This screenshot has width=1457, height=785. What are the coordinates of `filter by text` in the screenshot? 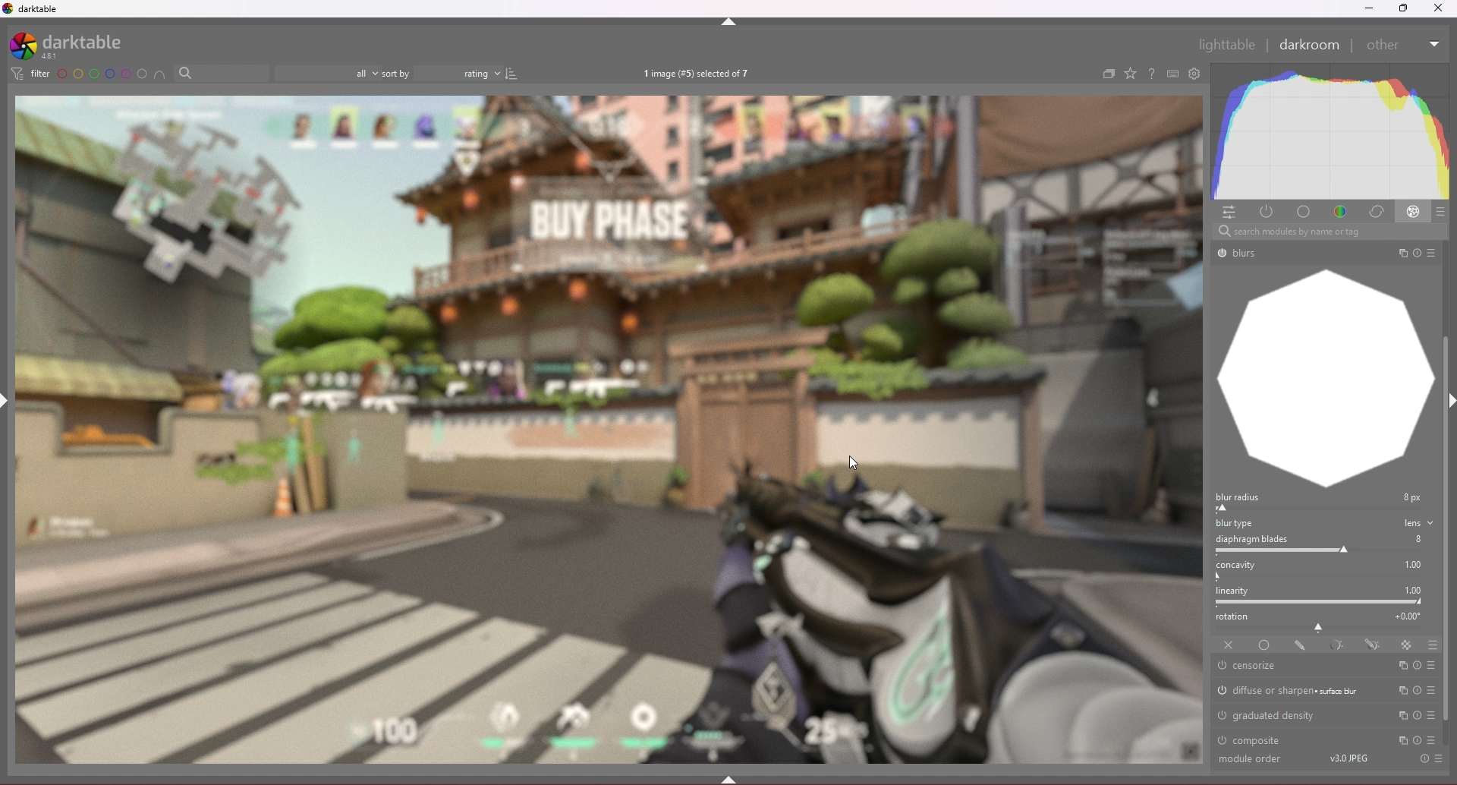 It's located at (222, 72).